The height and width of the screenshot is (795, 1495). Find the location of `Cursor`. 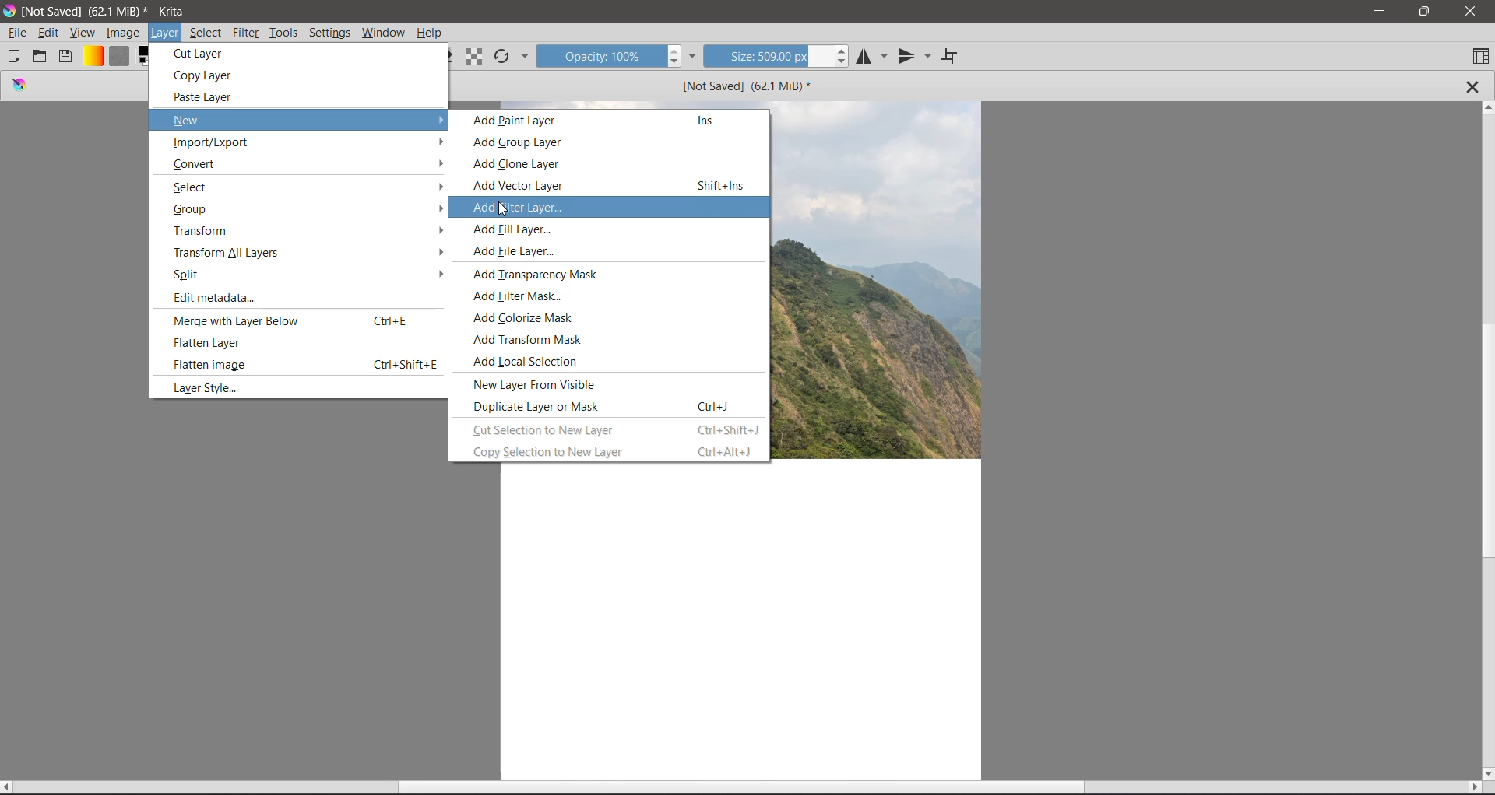

Cursor is located at coordinates (501, 211).